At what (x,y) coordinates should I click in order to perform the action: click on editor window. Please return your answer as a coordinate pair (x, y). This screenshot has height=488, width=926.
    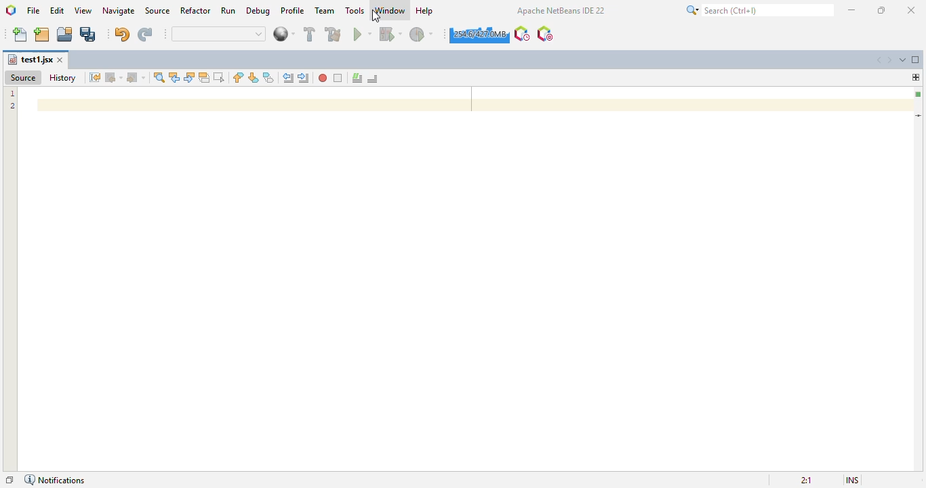
    Looking at the image, I should click on (460, 279).